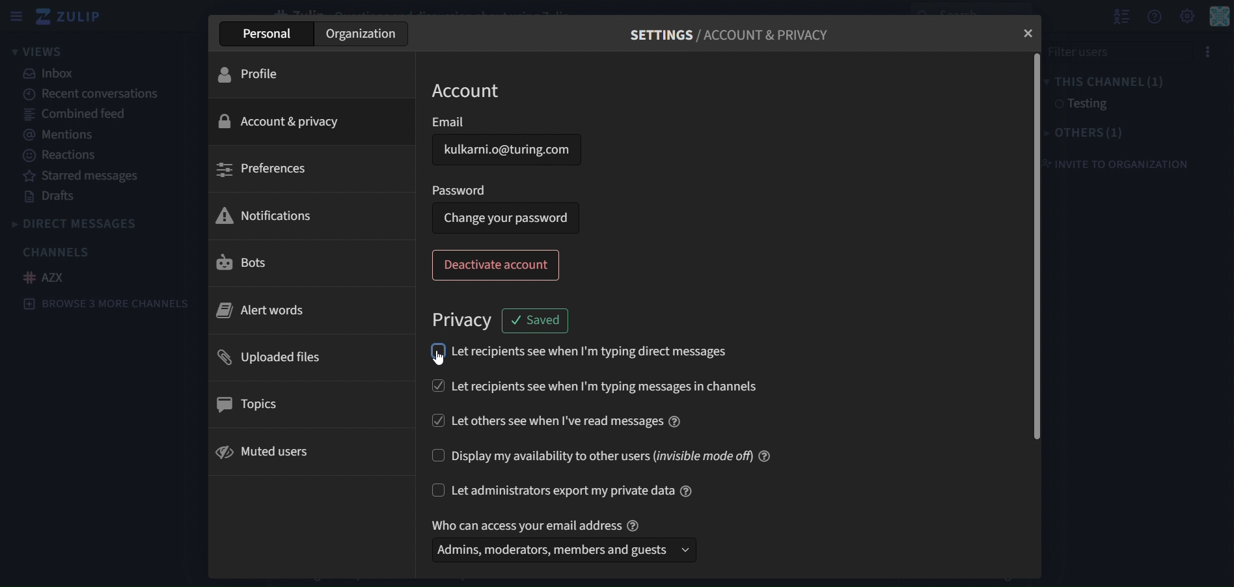 This screenshot has height=587, width=1234. I want to click on email, so click(507, 121).